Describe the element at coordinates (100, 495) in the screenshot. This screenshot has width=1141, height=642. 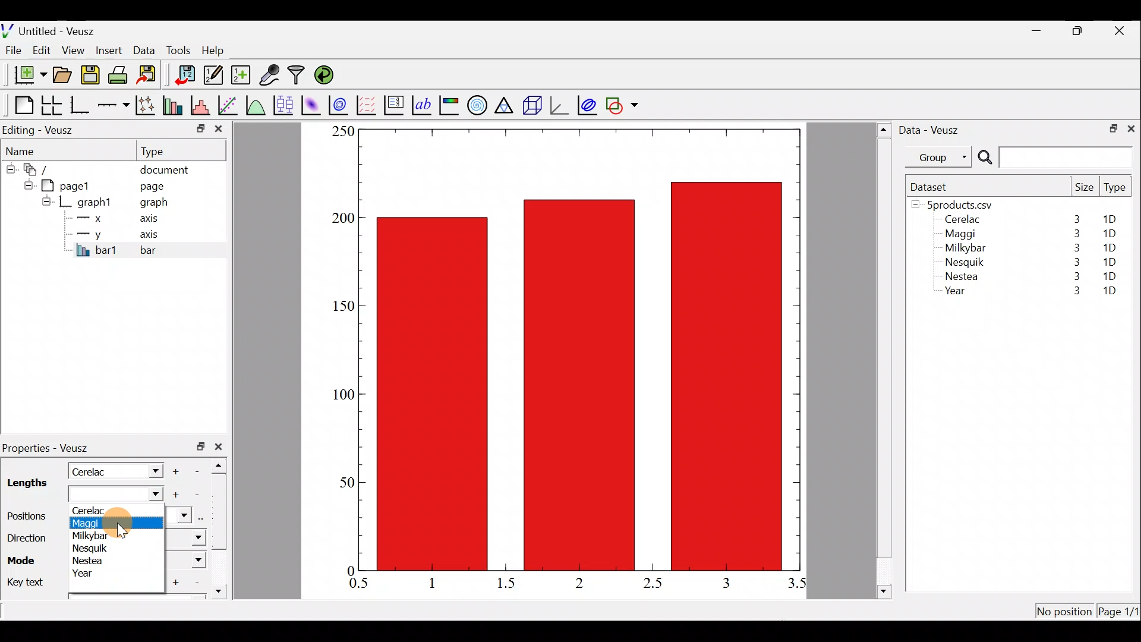
I see `Length dropdown` at that location.